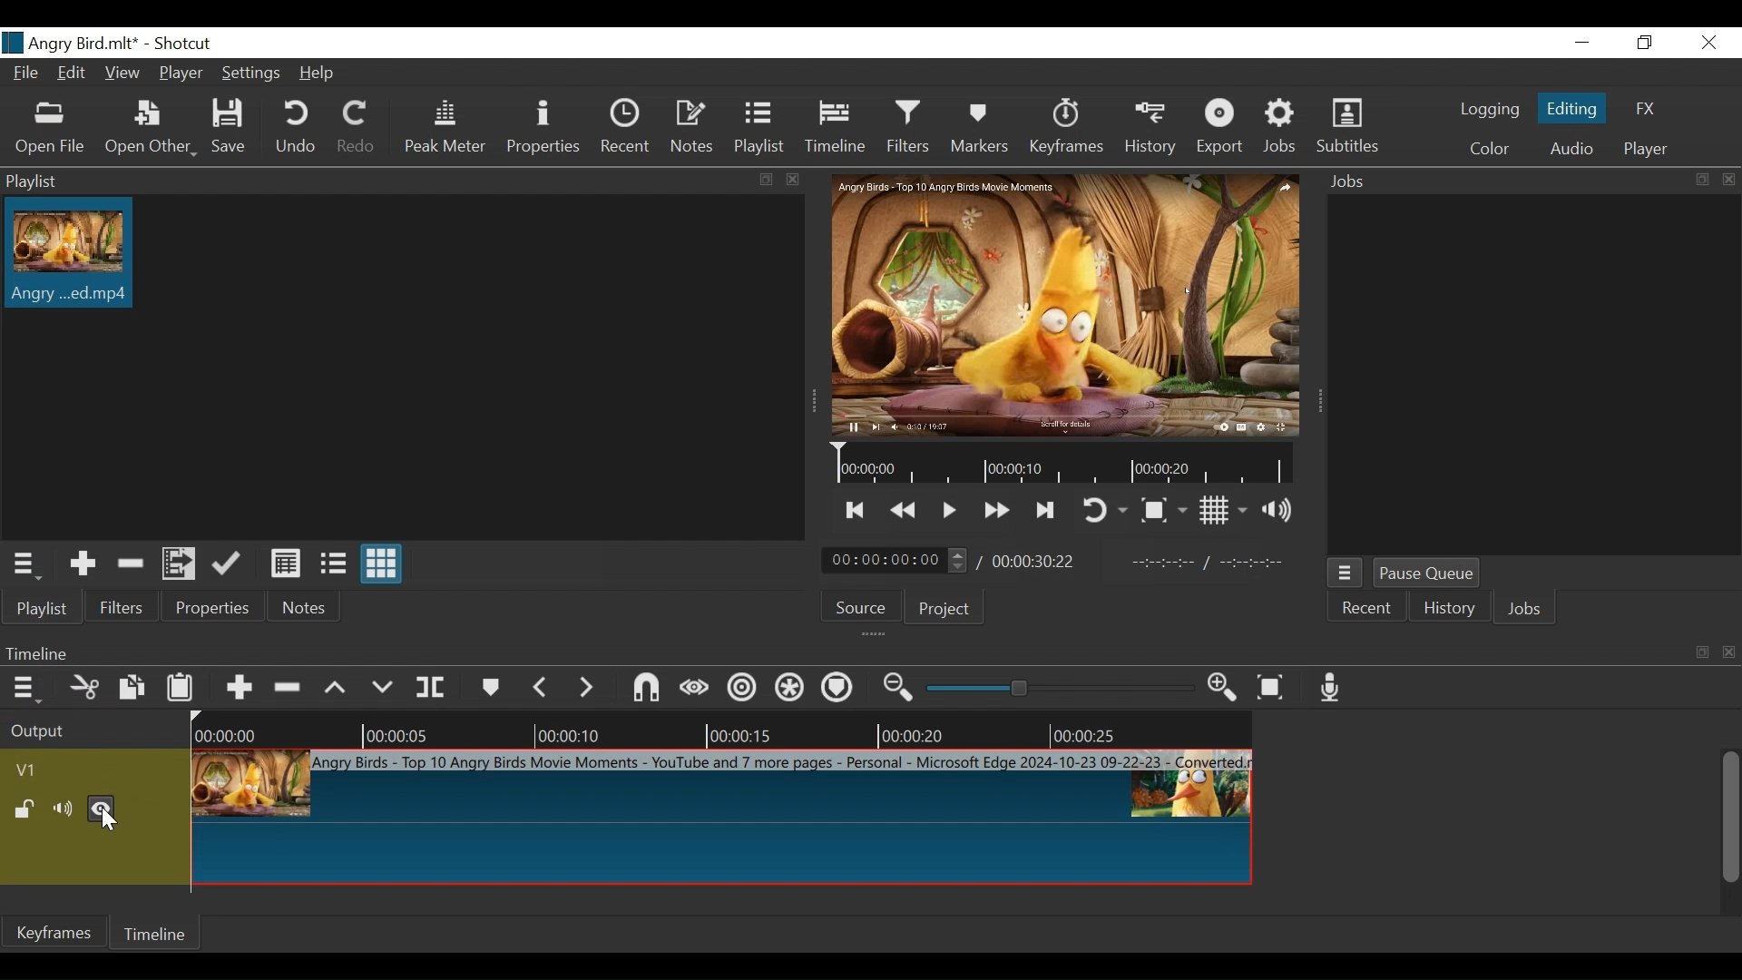 Image resolution: width=1742 pixels, height=980 pixels. What do you see at coordinates (178, 563) in the screenshot?
I see `Add the files to the playlist` at bounding box center [178, 563].